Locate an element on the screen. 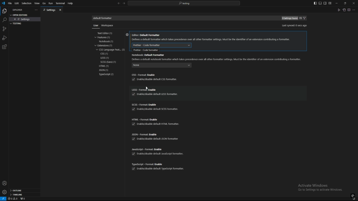 This screenshot has width=358, height=201. back is located at coordinates (119, 3).